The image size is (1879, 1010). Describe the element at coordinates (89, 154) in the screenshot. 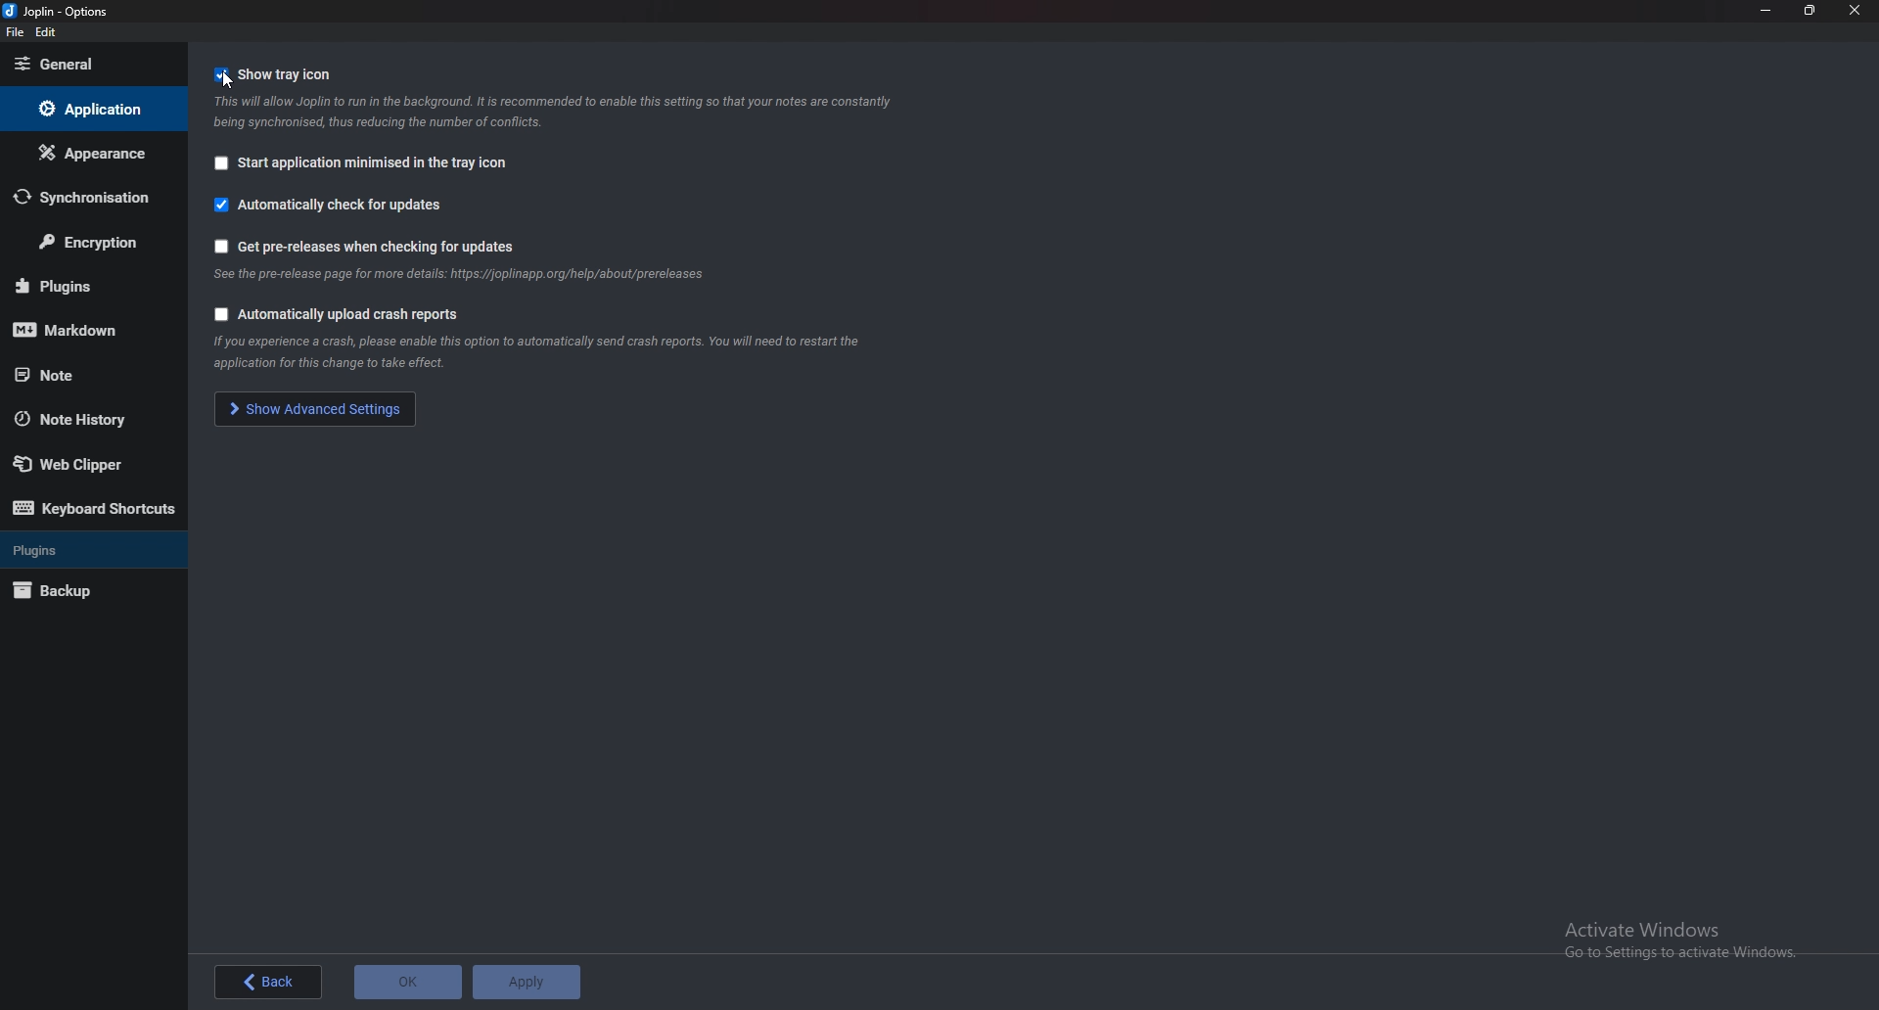

I see `Appearance` at that location.